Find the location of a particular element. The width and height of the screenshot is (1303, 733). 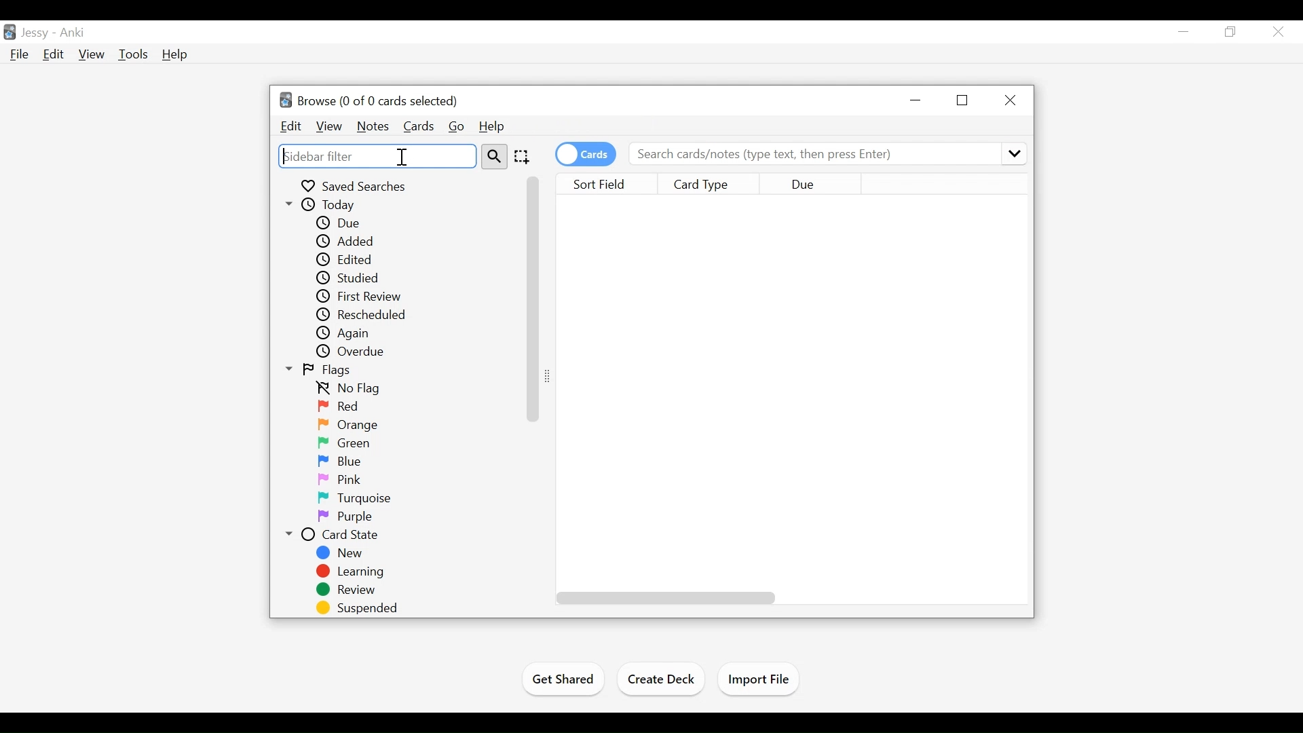

Anki is located at coordinates (74, 34).